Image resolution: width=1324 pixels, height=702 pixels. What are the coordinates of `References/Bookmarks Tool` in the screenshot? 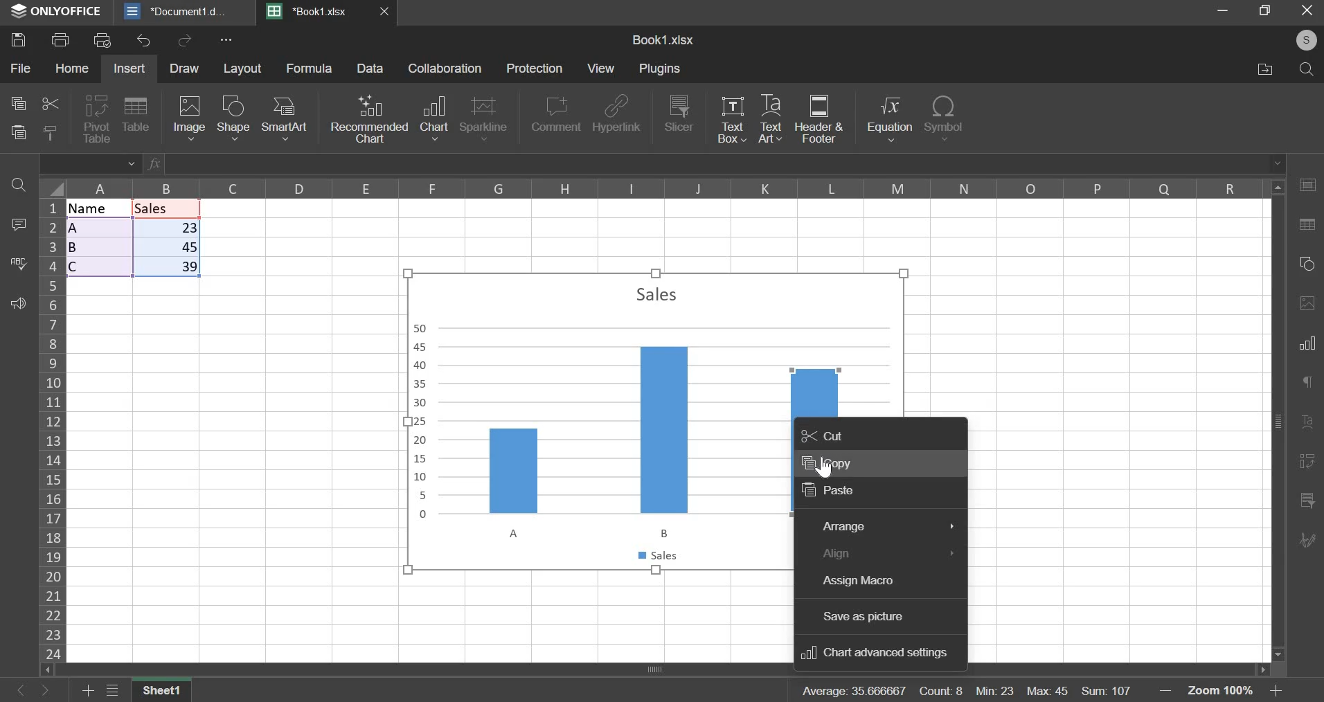 It's located at (1305, 462).